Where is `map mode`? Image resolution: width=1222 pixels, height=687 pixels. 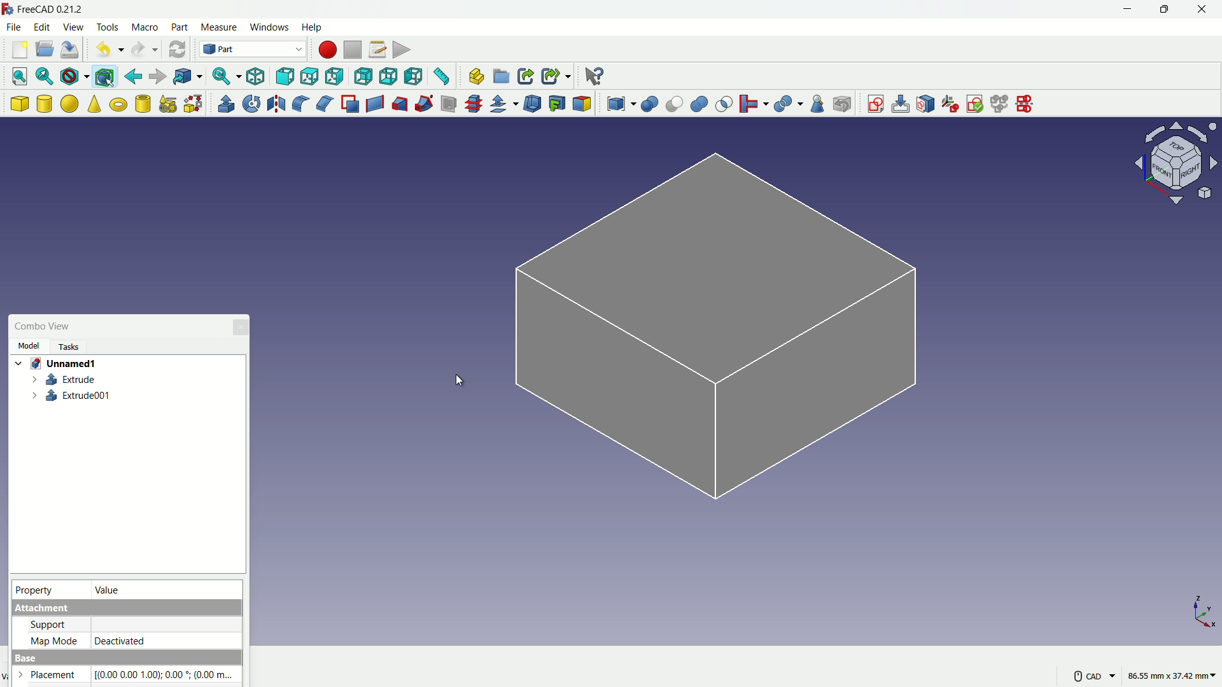 map mode is located at coordinates (52, 639).